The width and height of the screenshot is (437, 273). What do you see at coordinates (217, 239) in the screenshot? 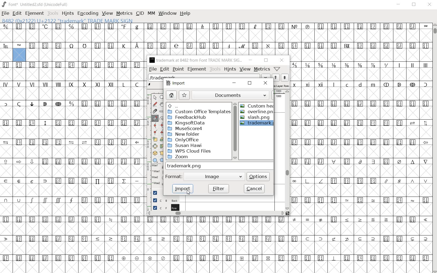
I see `special characters` at bounding box center [217, 239].